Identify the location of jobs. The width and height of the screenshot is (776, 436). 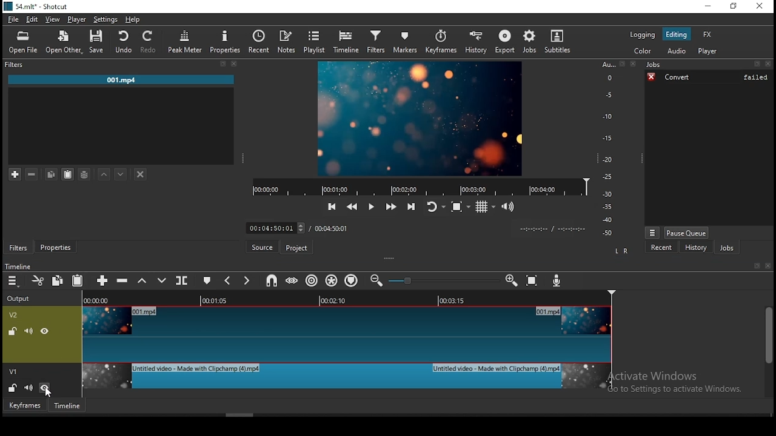
(708, 65).